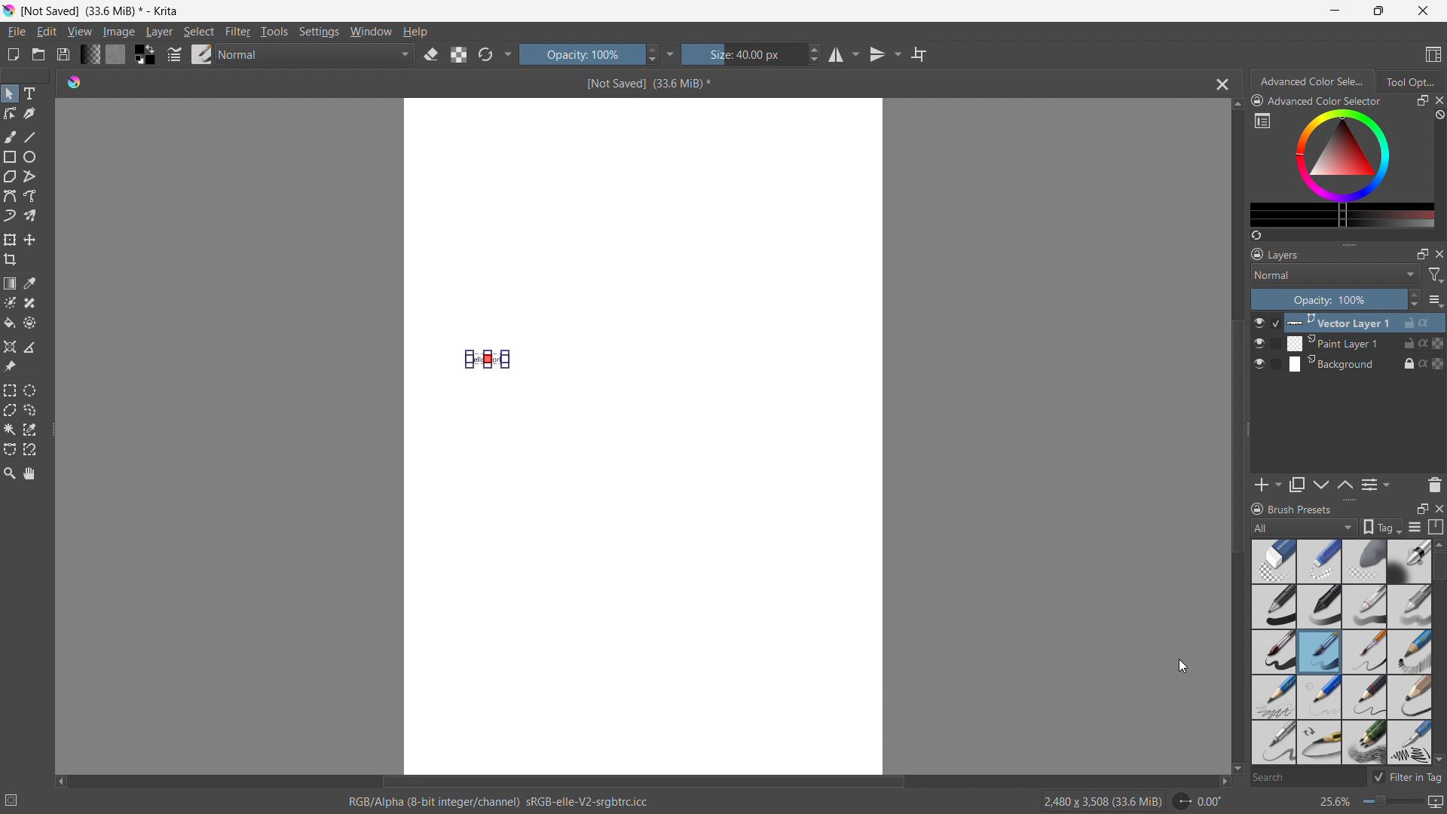  Describe the element at coordinates (79, 32) in the screenshot. I see `view` at that location.